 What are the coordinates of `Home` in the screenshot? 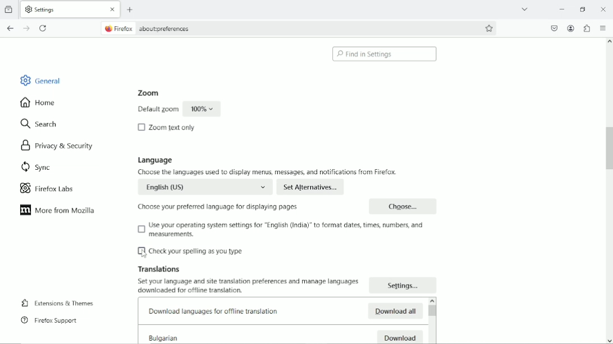 It's located at (38, 103).